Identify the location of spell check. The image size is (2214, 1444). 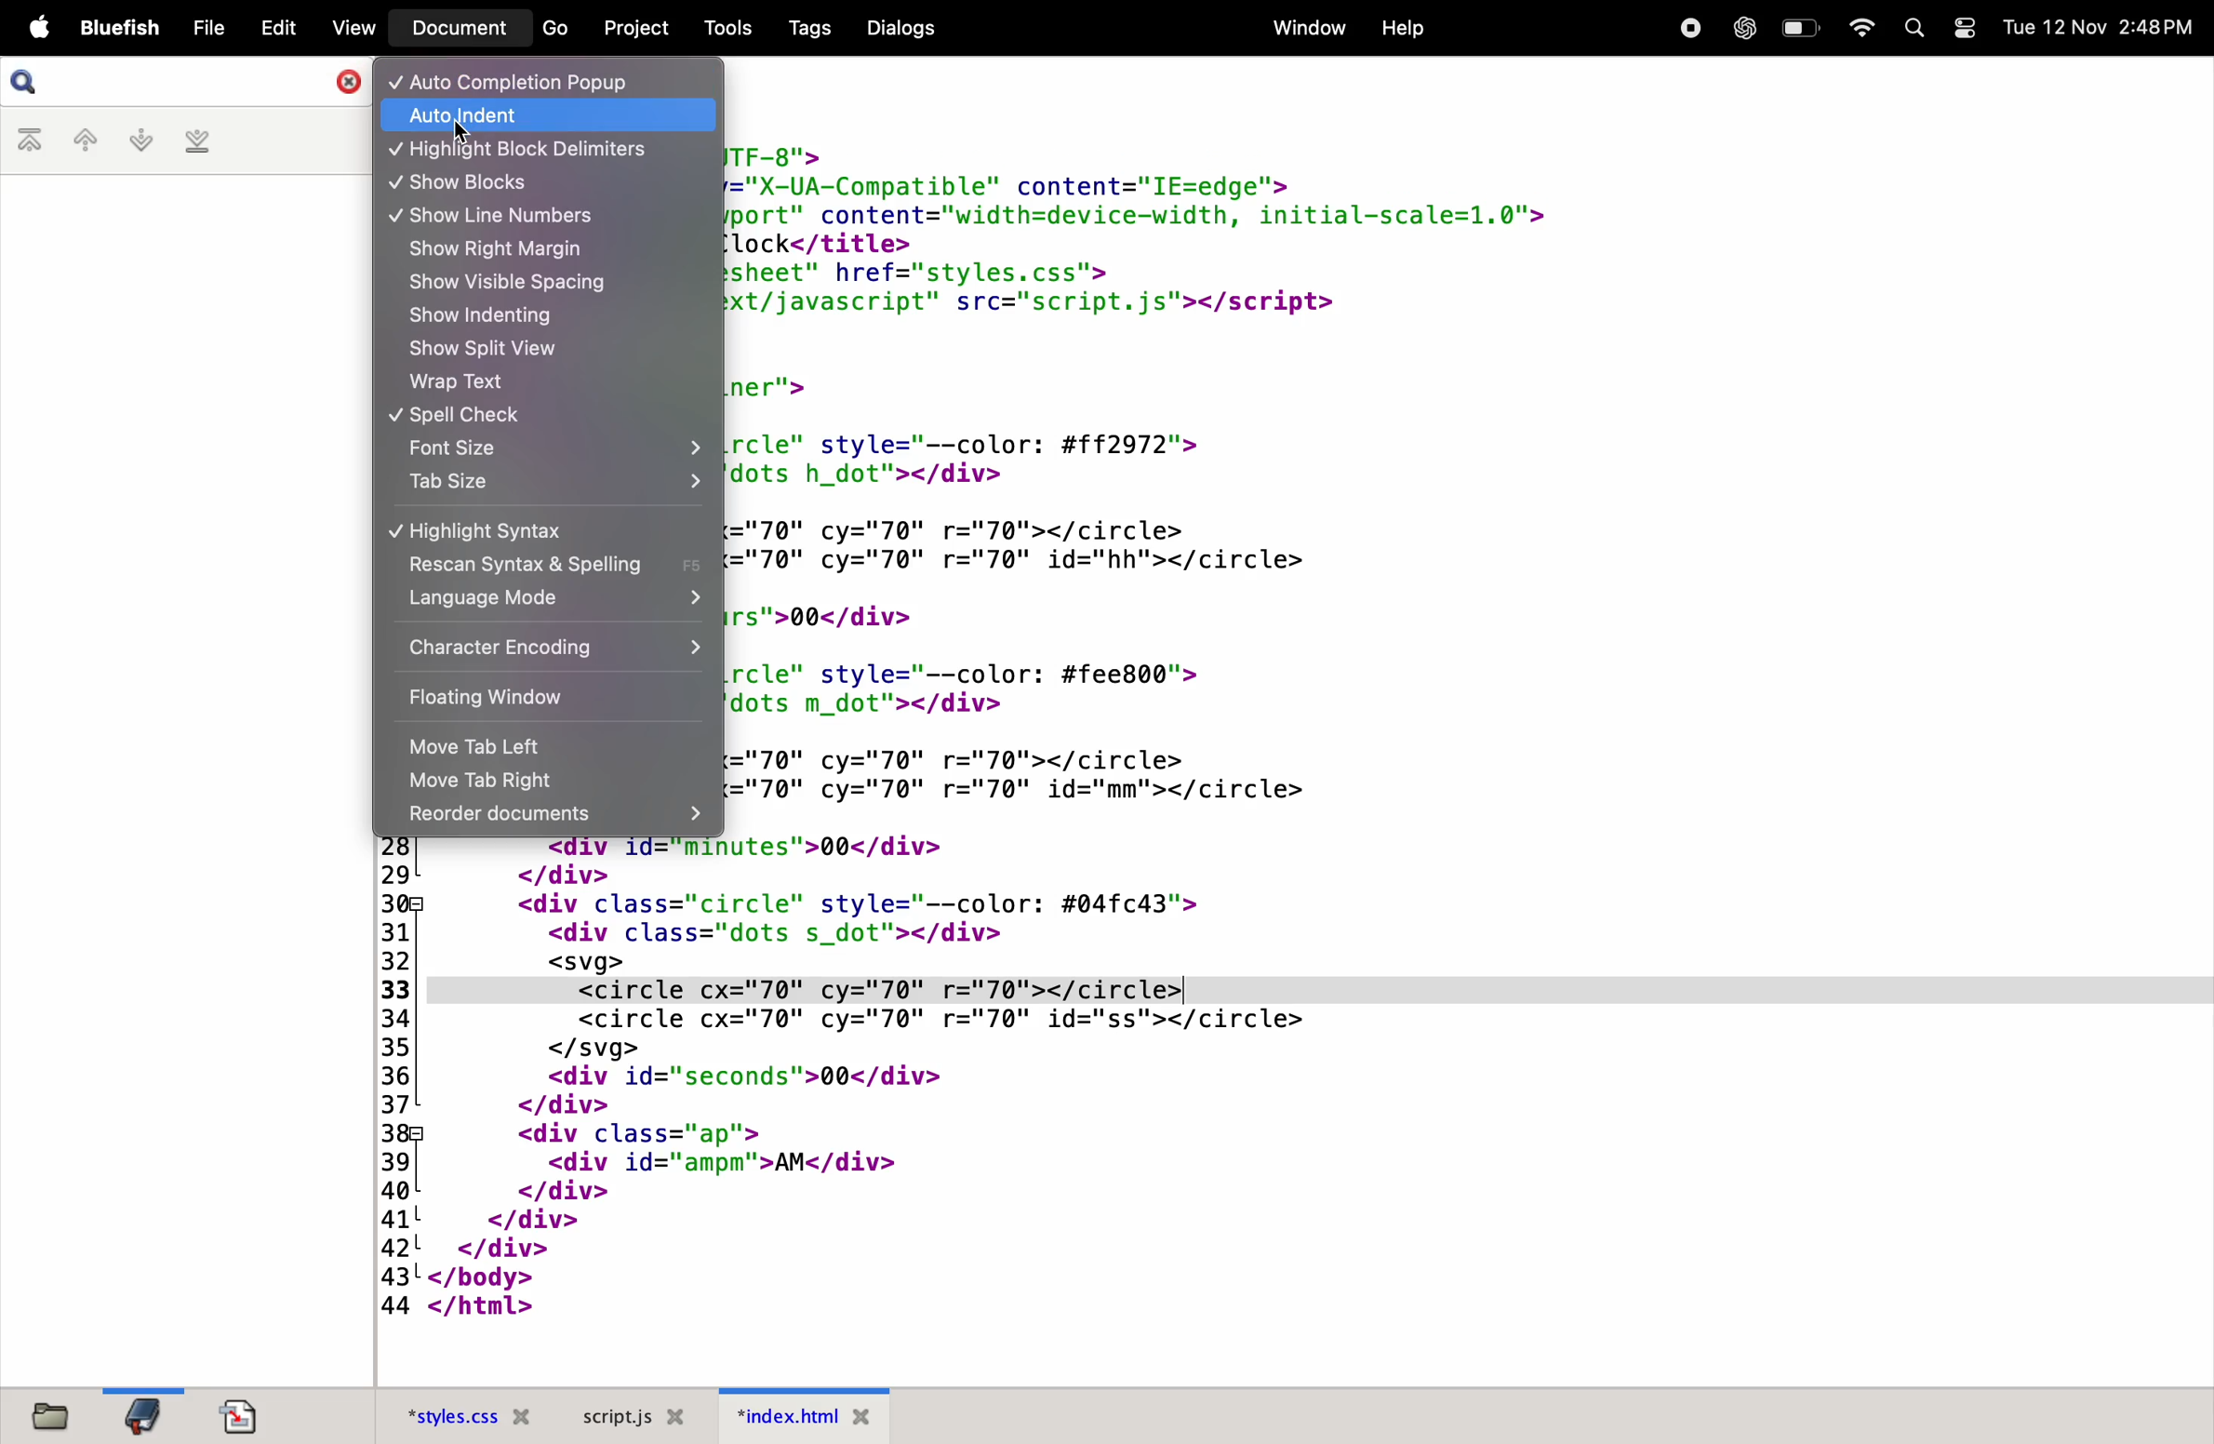
(544, 416).